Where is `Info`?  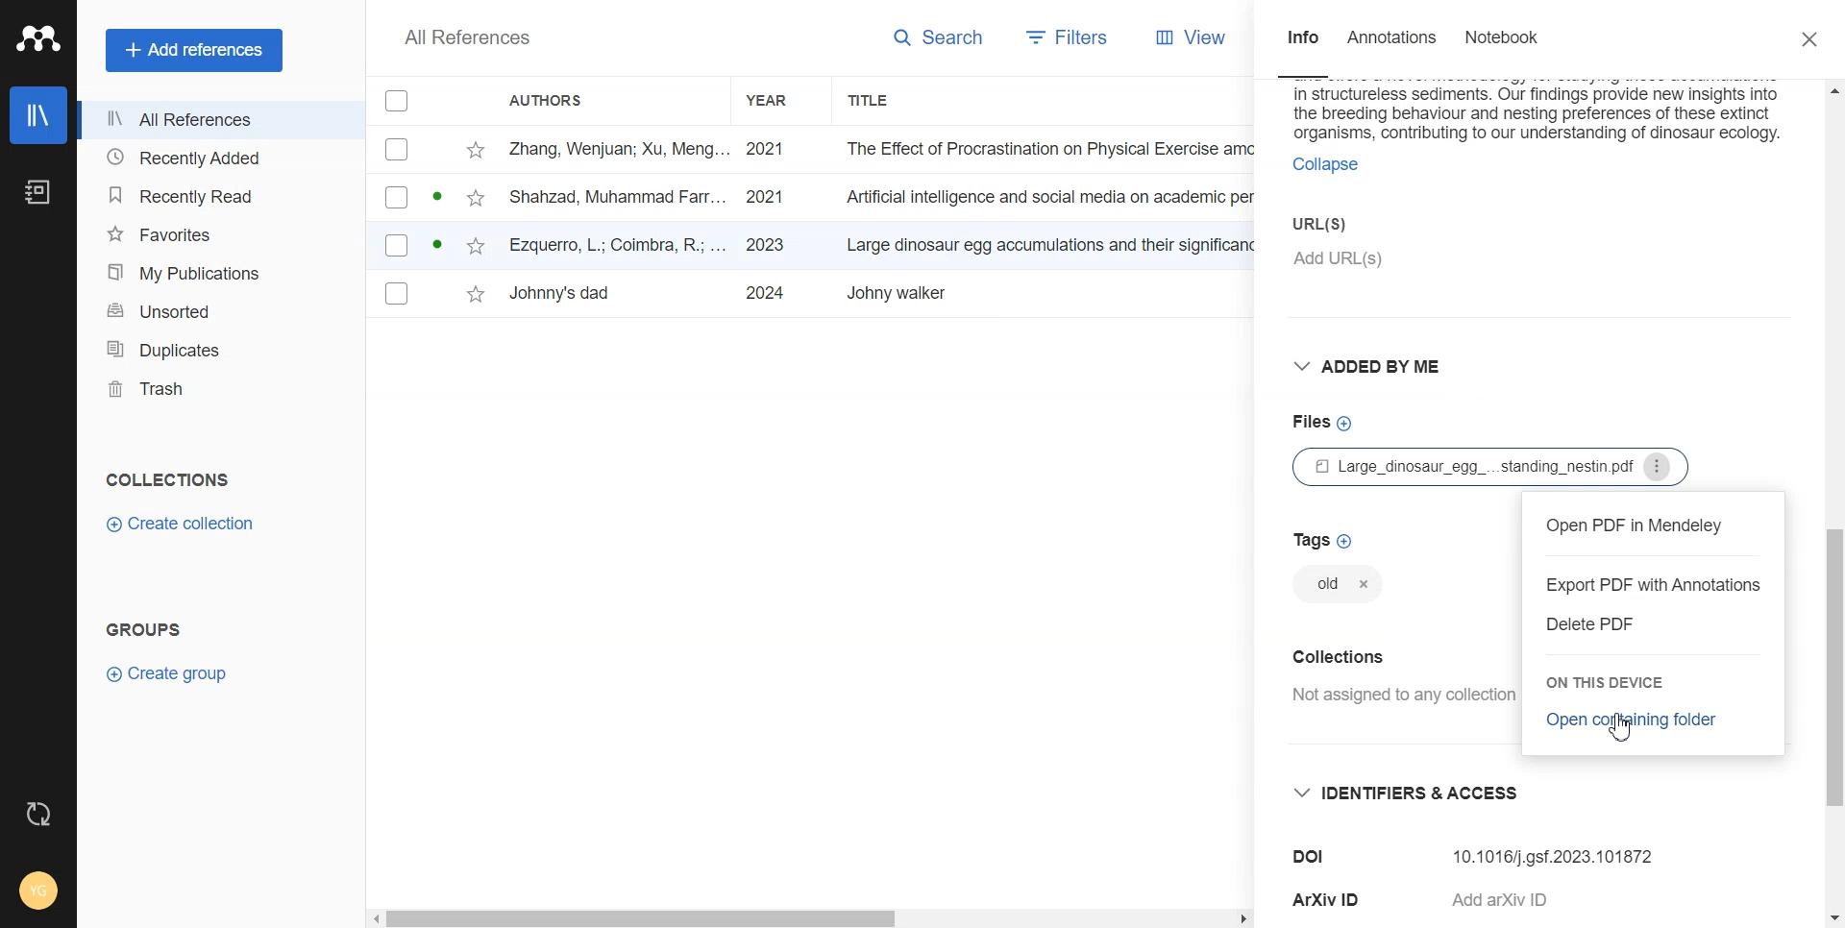
Info is located at coordinates (1300, 39).